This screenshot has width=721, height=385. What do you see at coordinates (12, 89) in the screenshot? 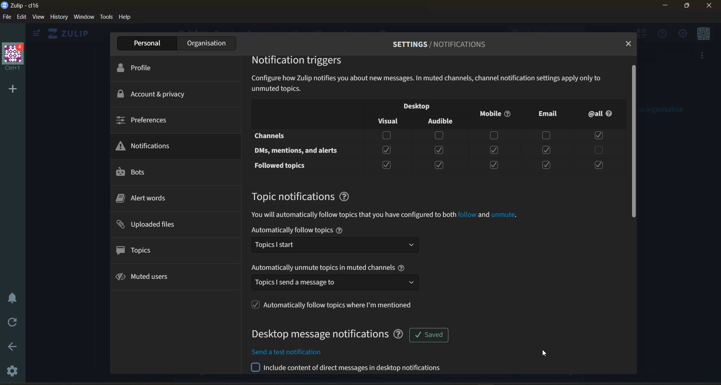
I see `add a new organisation` at bounding box center [12, 89].